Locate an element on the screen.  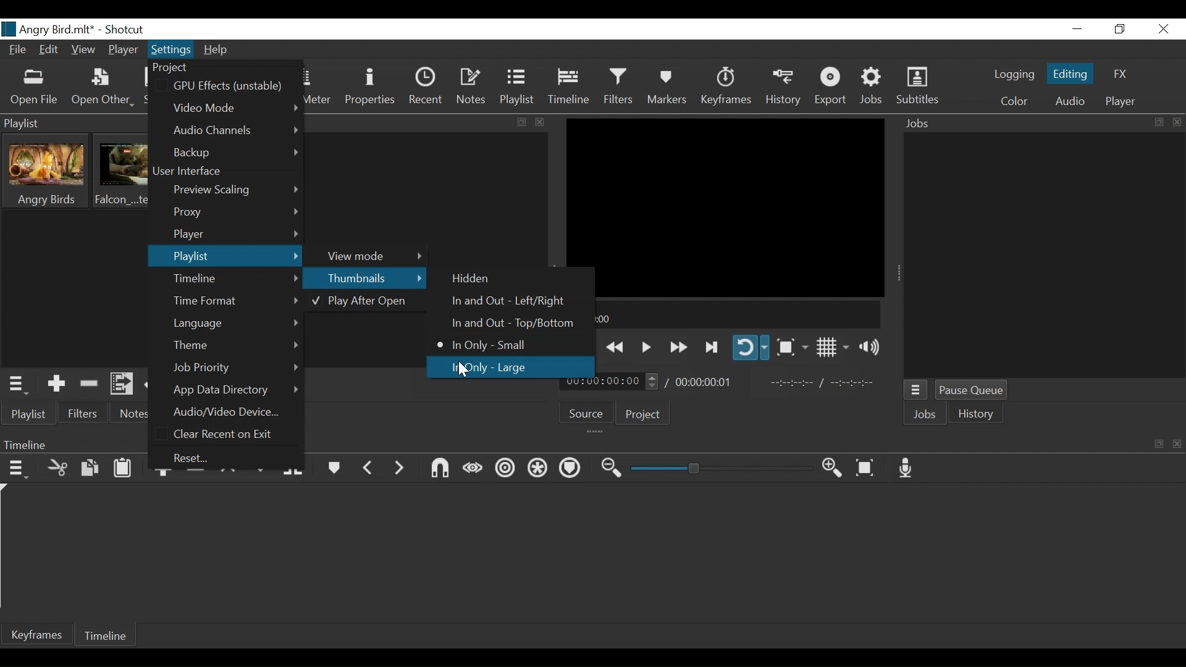
File is located at coordinates (18, 49).